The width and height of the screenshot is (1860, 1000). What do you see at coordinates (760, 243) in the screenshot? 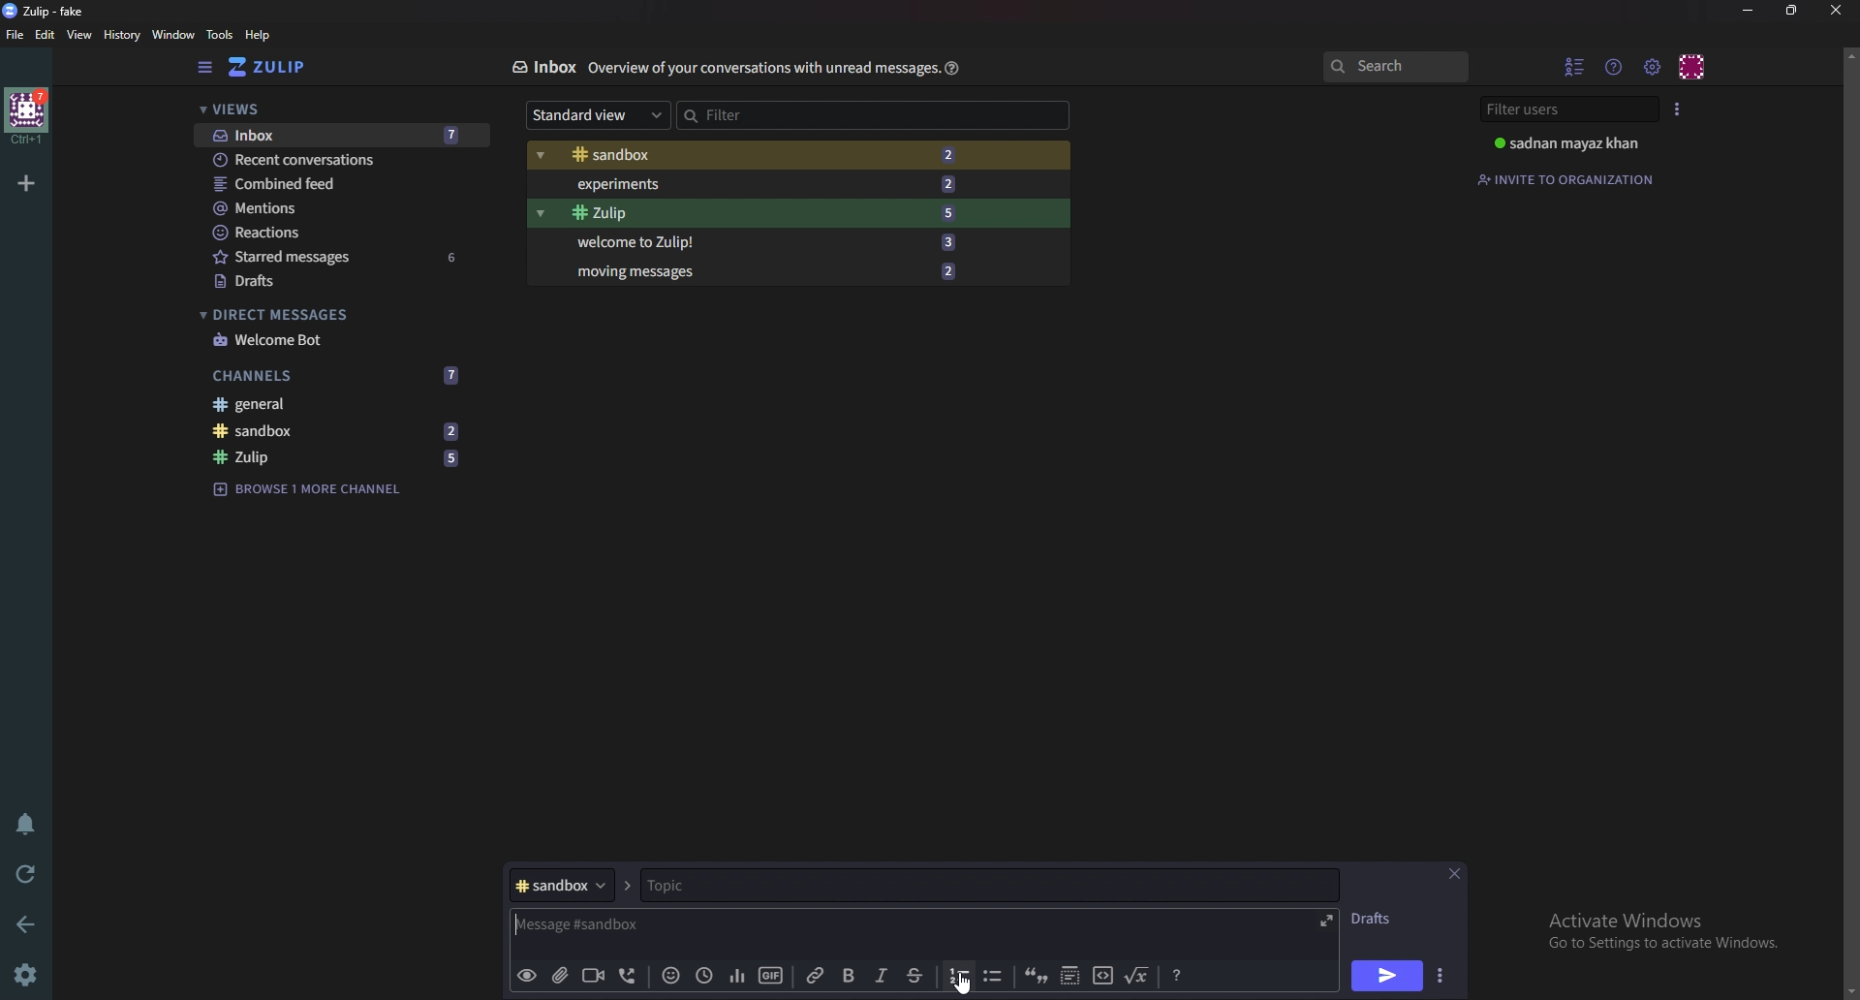
I see `Welcome to Zulip` at bounding box center [760, 243].